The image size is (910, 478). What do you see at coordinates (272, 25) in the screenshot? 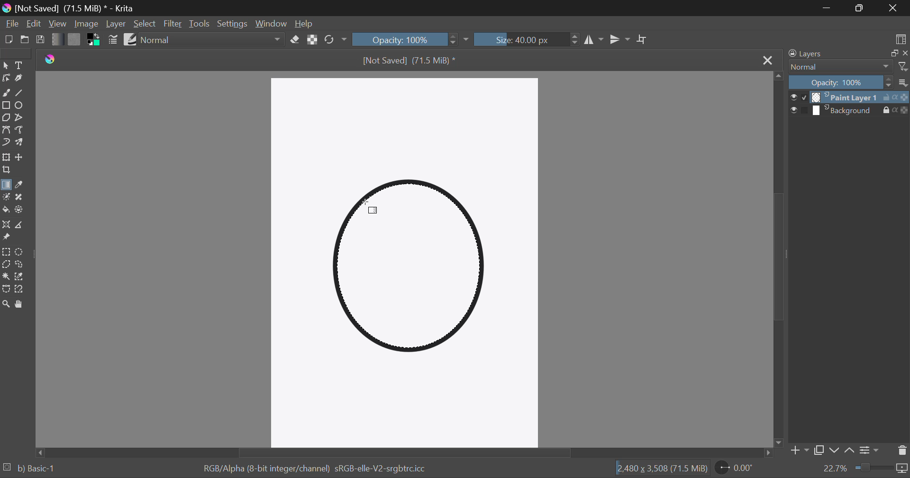
I see `Window` at bounding box center [272, 25].